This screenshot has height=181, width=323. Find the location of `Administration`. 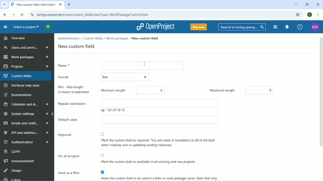

Administration is located at coordinates (69, 38).